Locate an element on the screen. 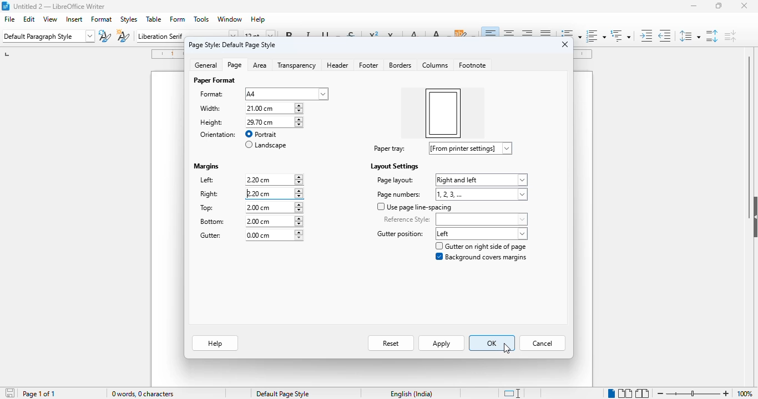 The width and height of the screenshot is (758, 399). page 1 of 1 is located at coordinates (39, 393).